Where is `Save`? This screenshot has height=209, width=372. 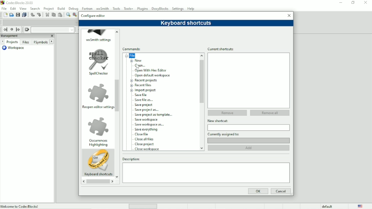
Save is located at coordinates (17, 15).